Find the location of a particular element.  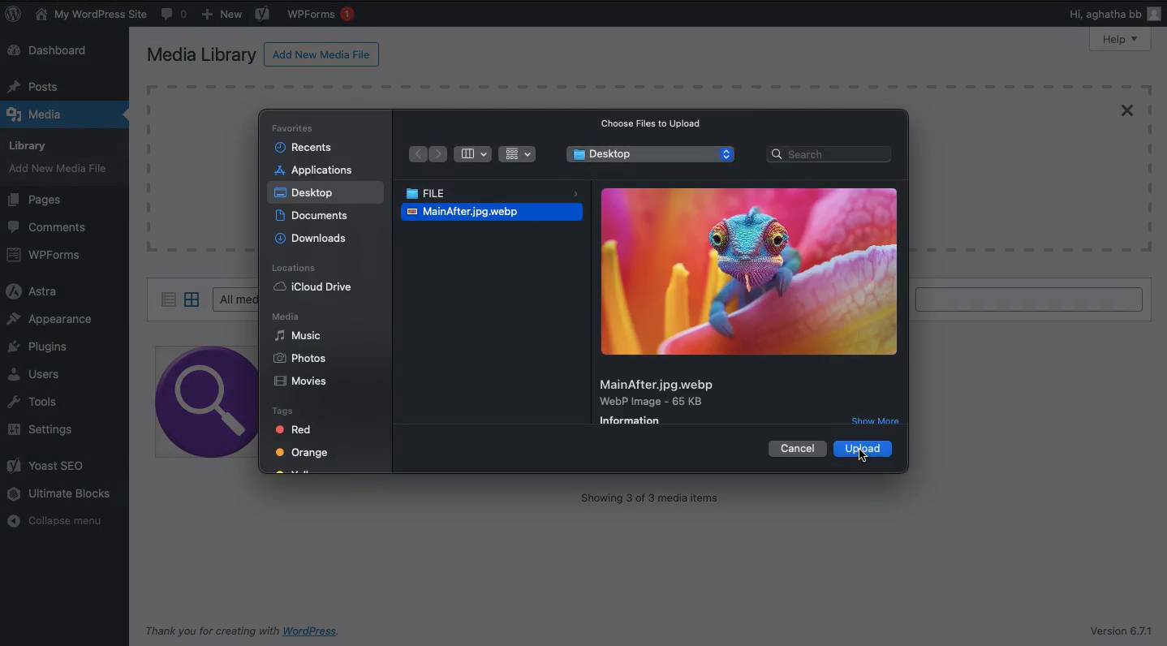

Plugins is located at coordinates (39, 347).